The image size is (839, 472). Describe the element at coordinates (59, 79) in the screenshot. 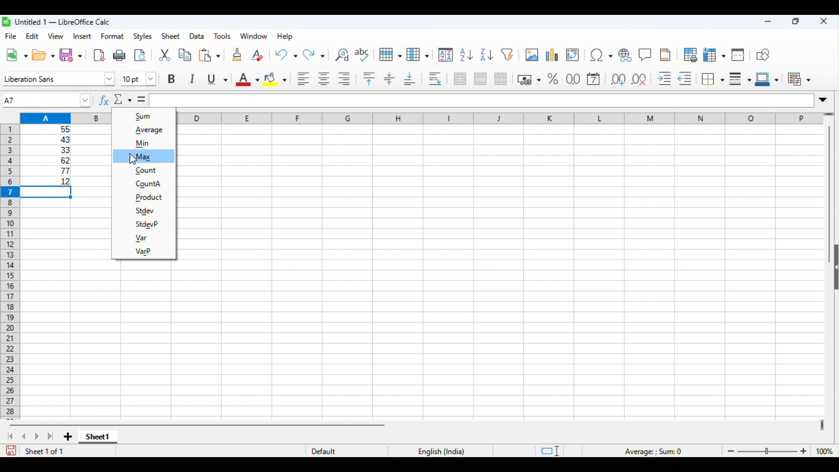

I see `font style` at that location.